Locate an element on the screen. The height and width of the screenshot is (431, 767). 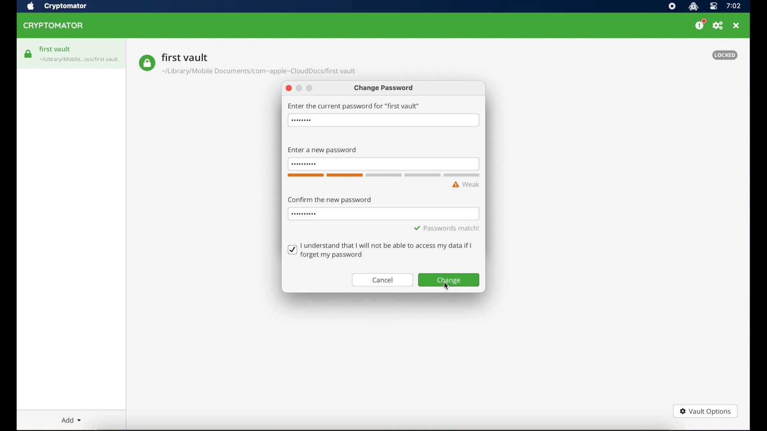
vault location is located at coordinates (260, 73).